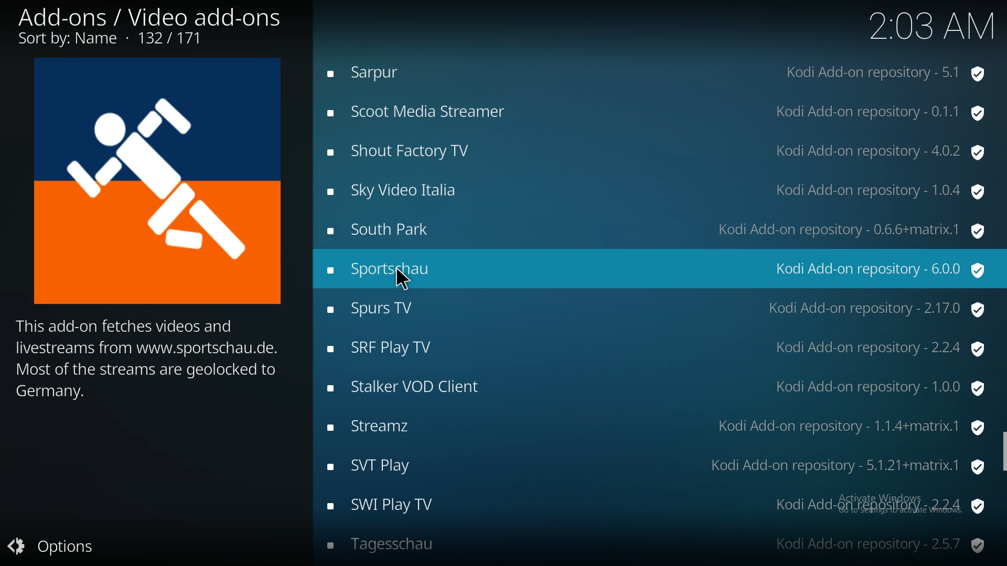  Describe the element at coordinates (661, 192) in the screenshot. I see `sky video italia` at that location.